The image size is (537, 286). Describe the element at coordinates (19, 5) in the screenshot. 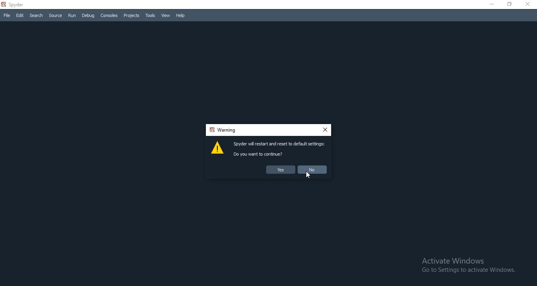

I see `spyder` at that location.